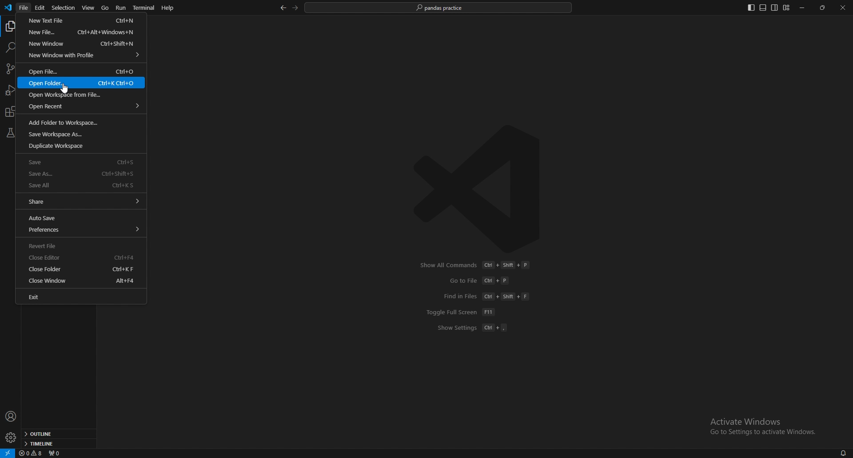 The height and width of the screenshot is (458, 853). I want to click on go, so click(105, 8).